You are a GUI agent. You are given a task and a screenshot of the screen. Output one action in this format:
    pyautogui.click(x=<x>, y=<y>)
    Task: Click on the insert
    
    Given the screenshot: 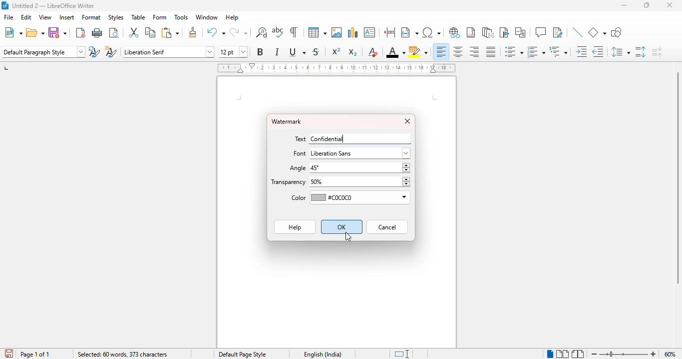 What is the action you would take?
    pyautogui.click(x=67, y=17)
    